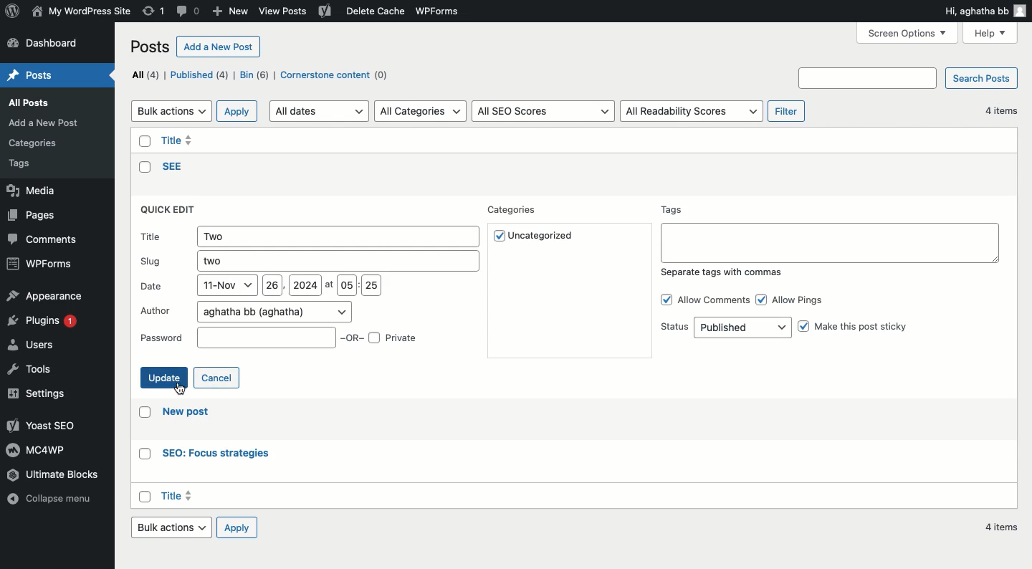  What do you see at coordinates (795, 298) in the screenshot?
I see `Allow pings` at bounding box center [795, 298].